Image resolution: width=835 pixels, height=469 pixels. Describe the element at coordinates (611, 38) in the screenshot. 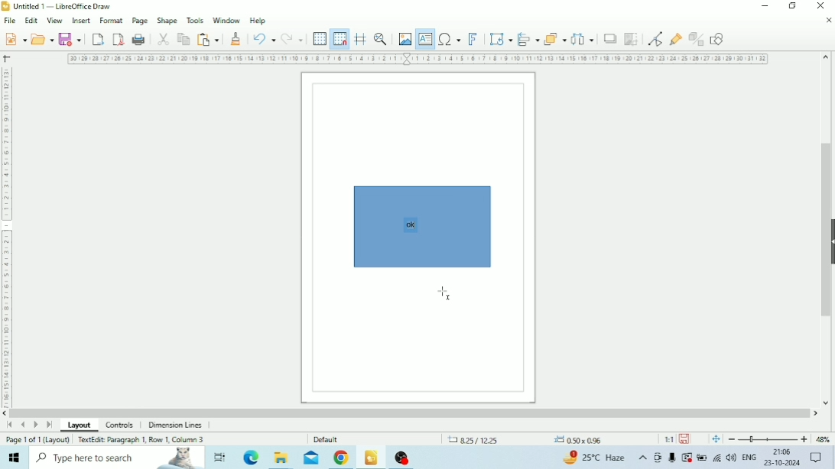

I see `Shadow` at that location.